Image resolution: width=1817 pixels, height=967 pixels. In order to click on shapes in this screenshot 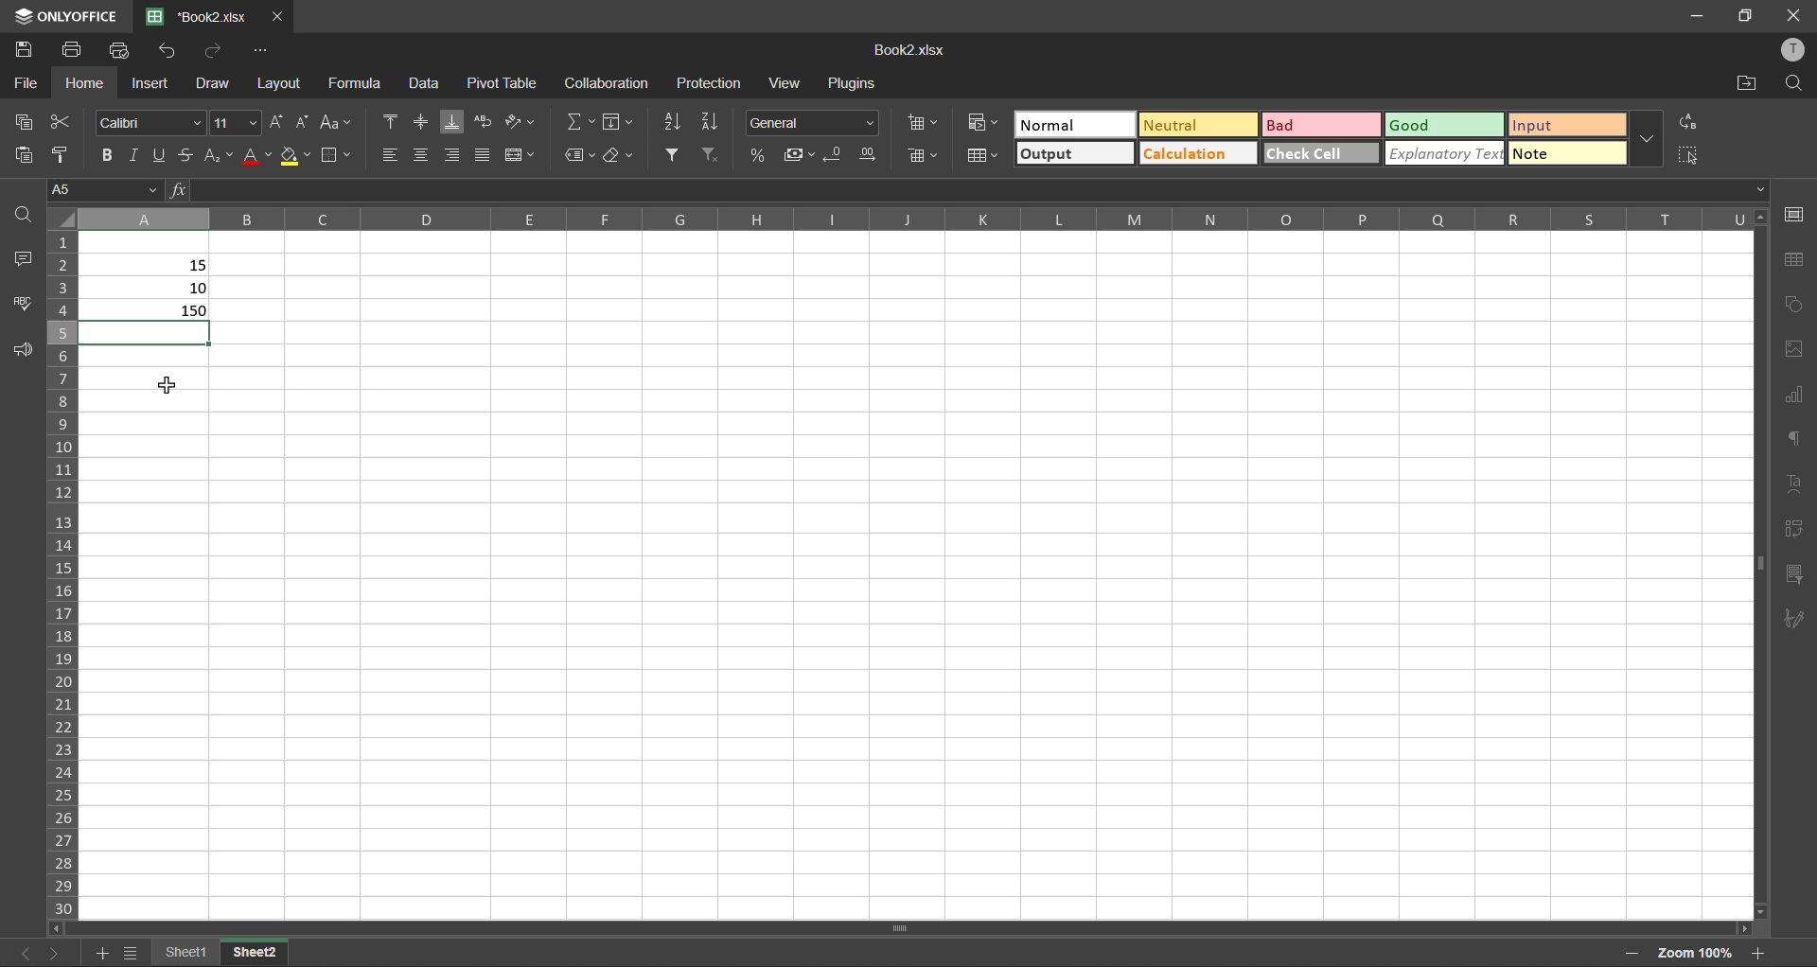, I will do `click(1794, 304)`.